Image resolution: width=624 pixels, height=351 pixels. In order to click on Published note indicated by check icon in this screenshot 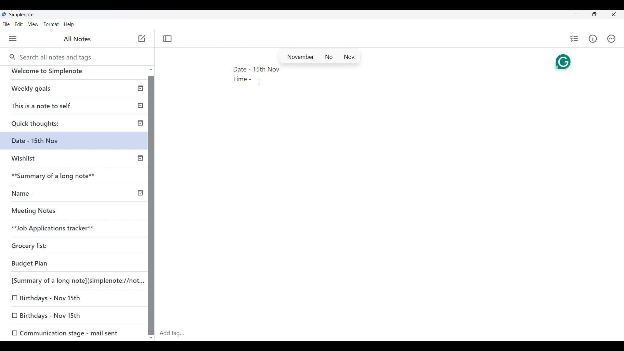, I will do `click(78, 108)`.